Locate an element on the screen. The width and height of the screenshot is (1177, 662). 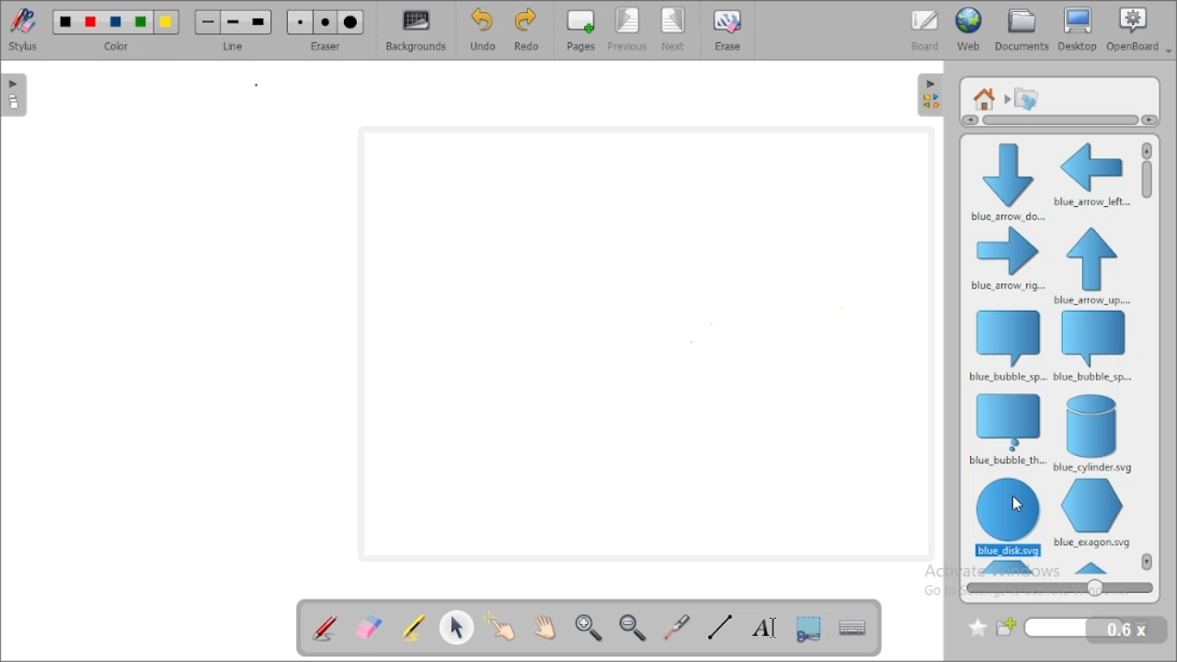
blue arrow right is located at coordinates (1008, 260).